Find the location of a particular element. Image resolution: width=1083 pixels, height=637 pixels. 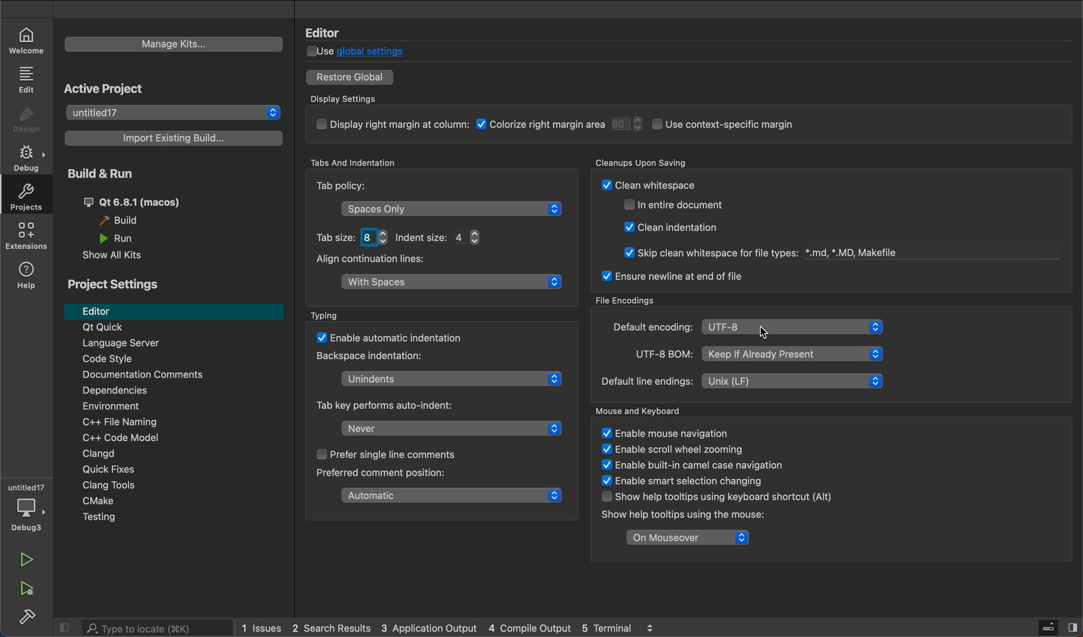

Active Project is located at coordinates (112, 88).